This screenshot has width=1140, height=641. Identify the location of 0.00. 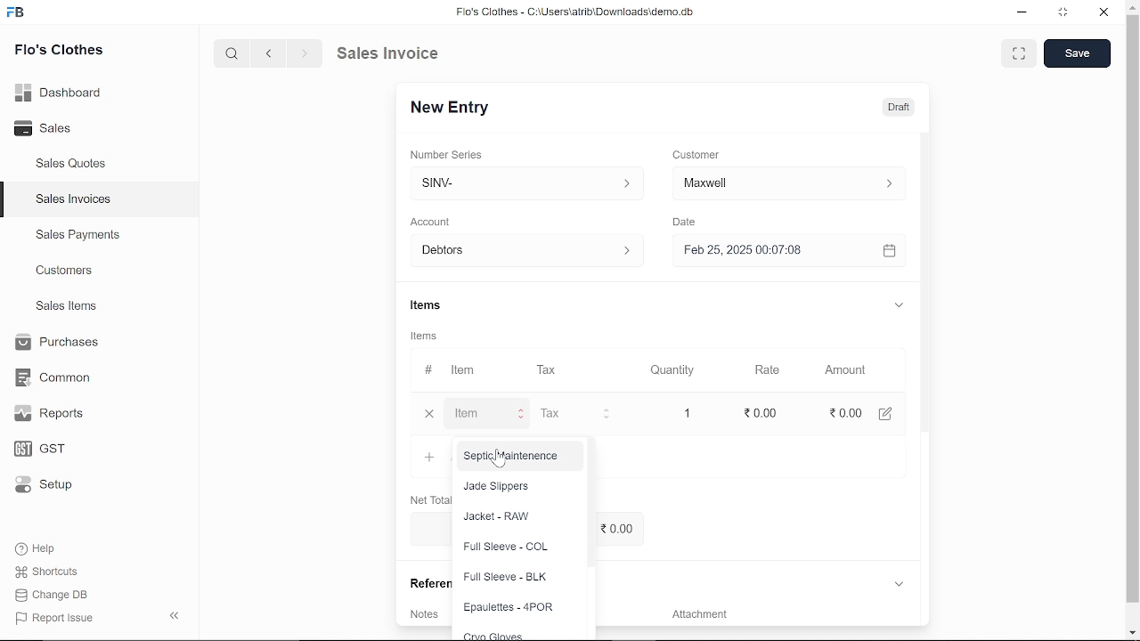
(851, 412).